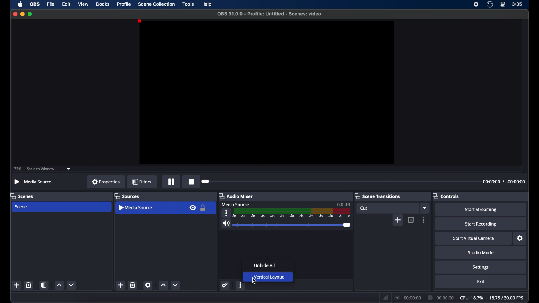 This screenshot has width=539, height=303. I want to click on increment, so click(59, 285).